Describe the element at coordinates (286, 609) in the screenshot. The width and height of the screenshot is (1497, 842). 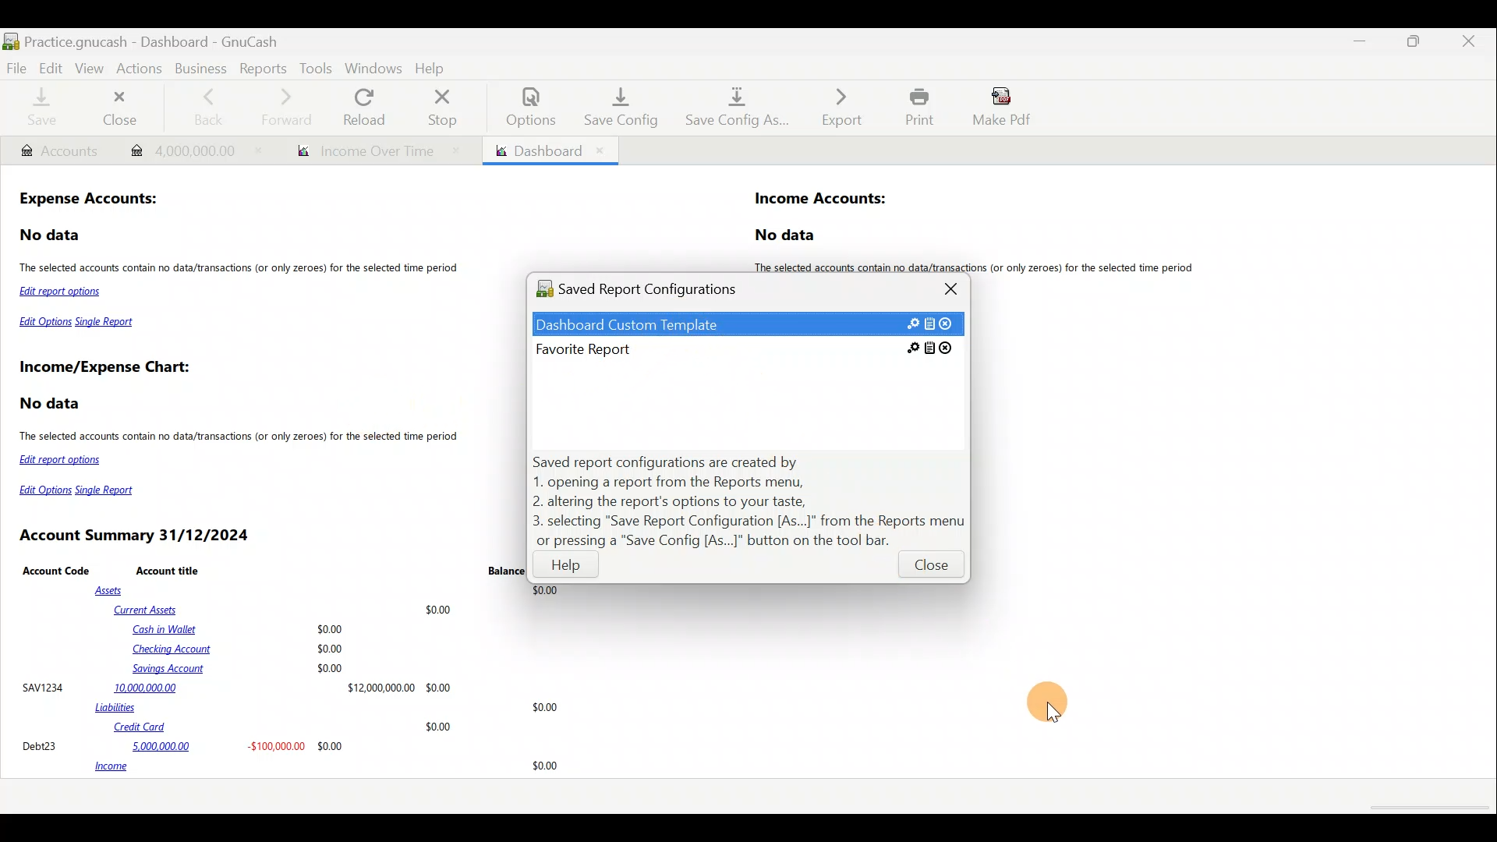
I see `Current Assets $0.00` at that location.